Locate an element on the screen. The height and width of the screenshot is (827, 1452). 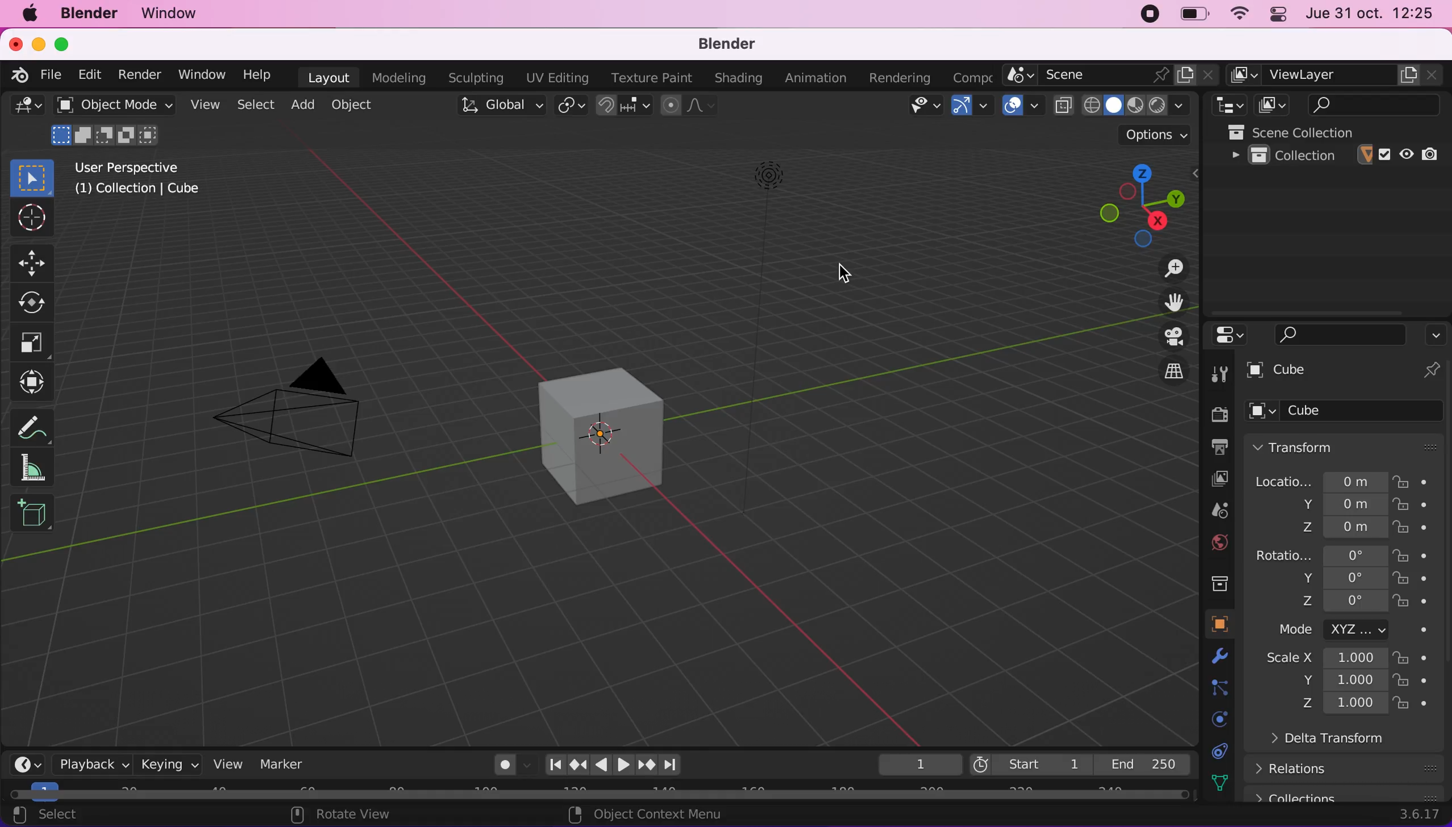
editor type is located at coordinates (1226, 105).